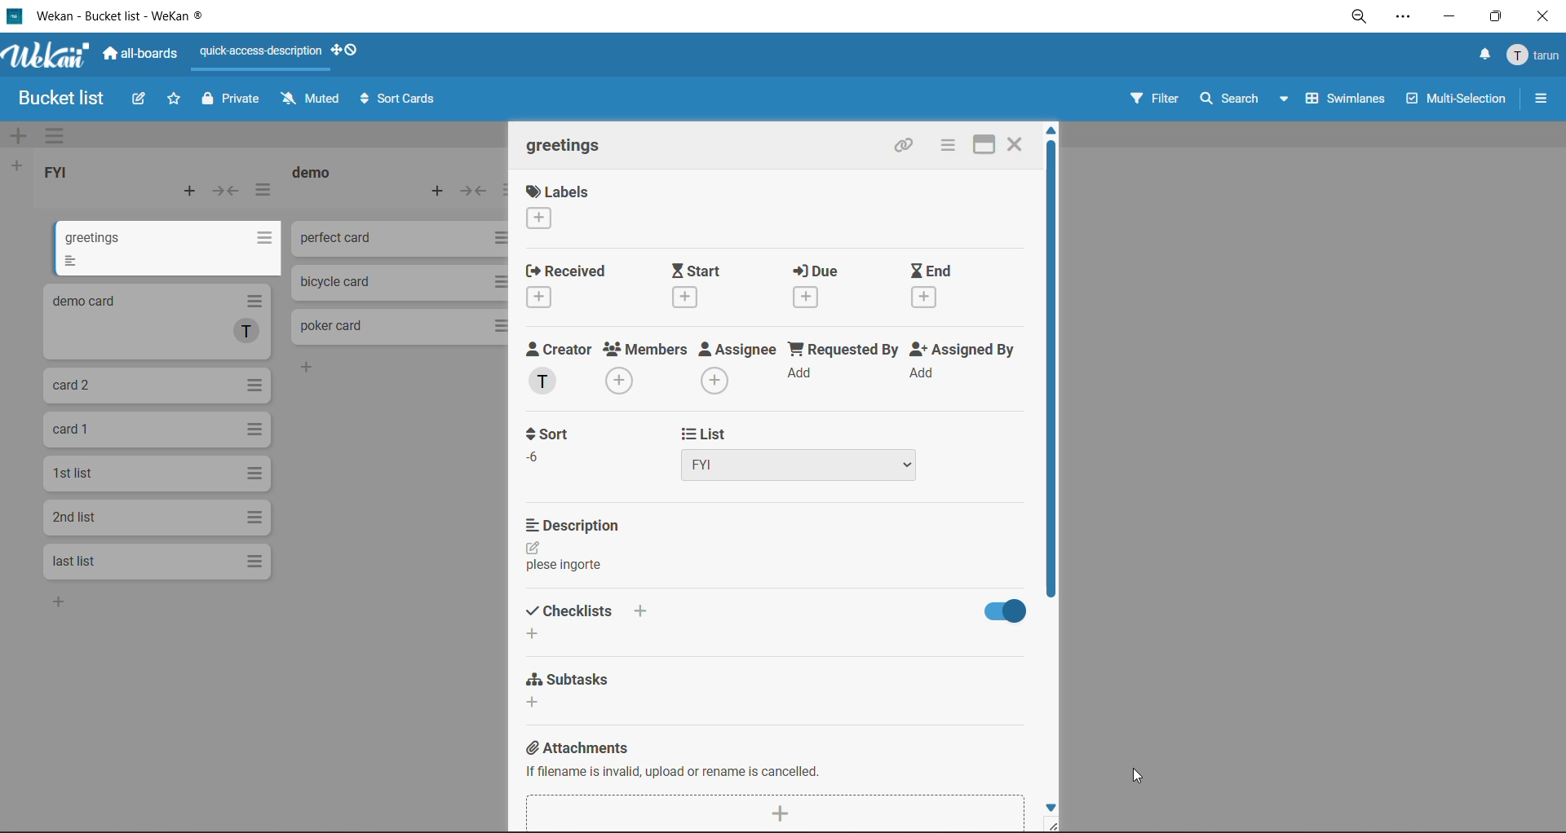 The width and height of the screenshot is (1566, 833). What do you see at coordinates (1151, 98) in the screenshot?
I see `filter` at bounding box center [1151, 98].